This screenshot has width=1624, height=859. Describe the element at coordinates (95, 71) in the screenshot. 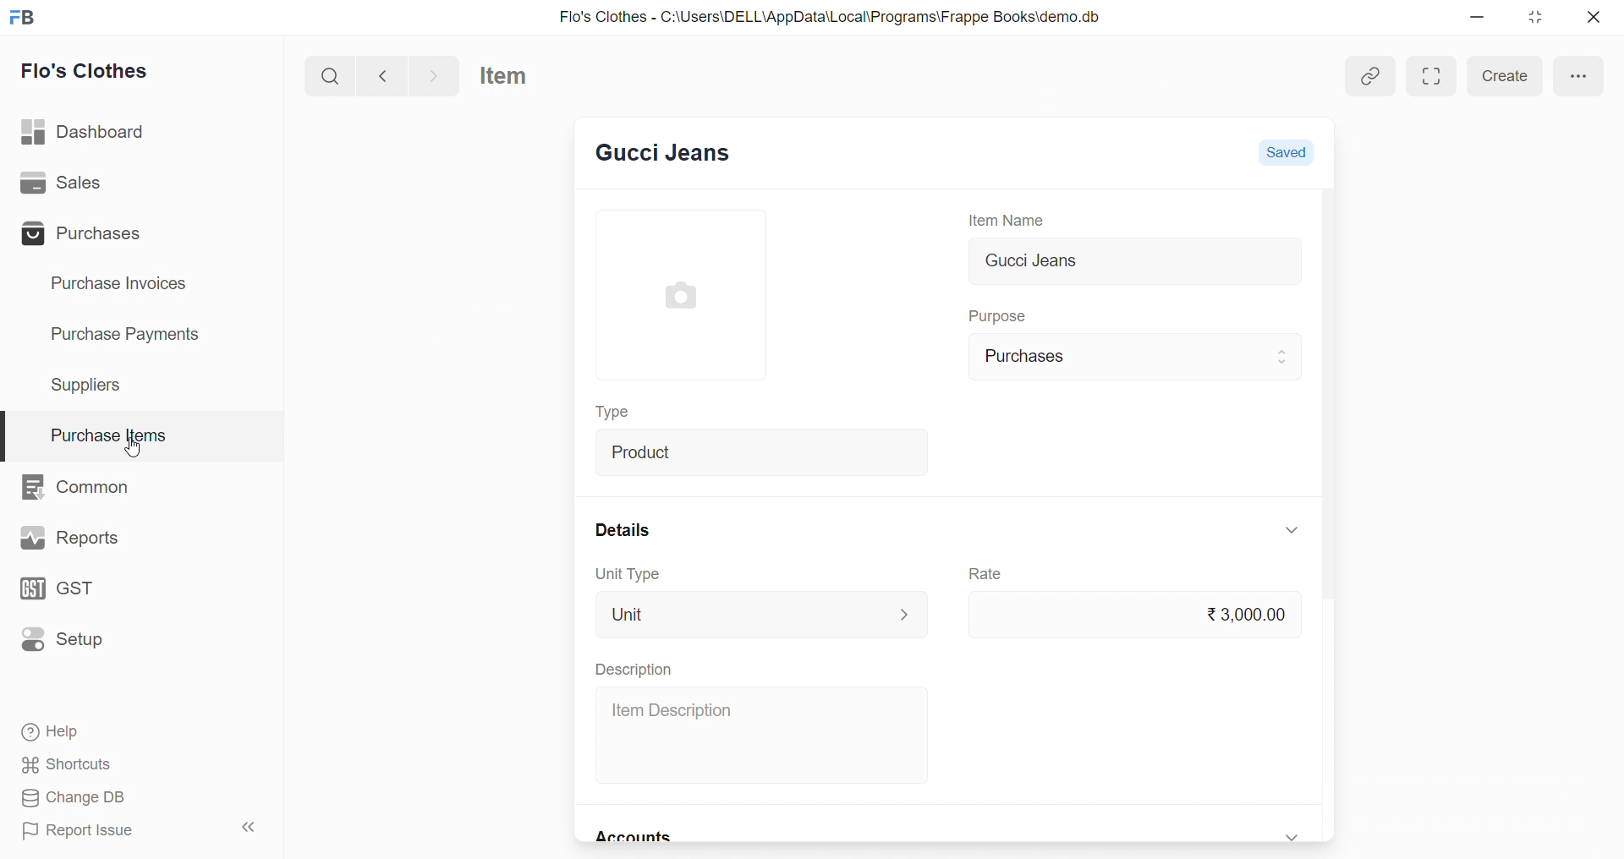

I see `Flo's Clothes` at that location.